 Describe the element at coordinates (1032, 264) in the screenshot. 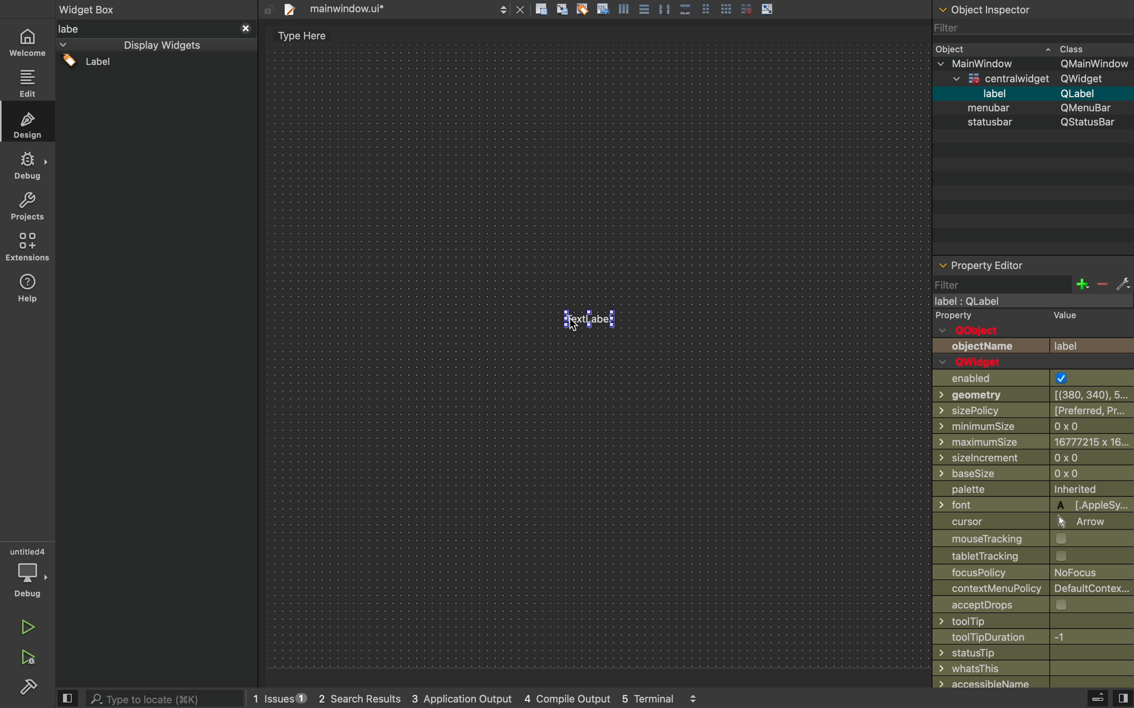

I see `properties of selected widget ` at that location.